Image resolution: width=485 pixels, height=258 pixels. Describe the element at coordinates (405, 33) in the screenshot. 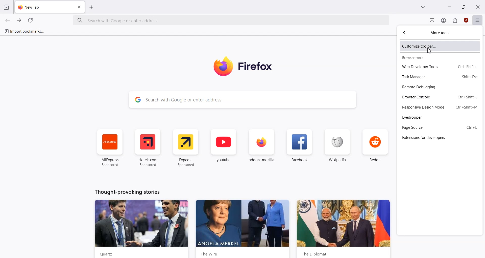

I see `Go Back` at that location.